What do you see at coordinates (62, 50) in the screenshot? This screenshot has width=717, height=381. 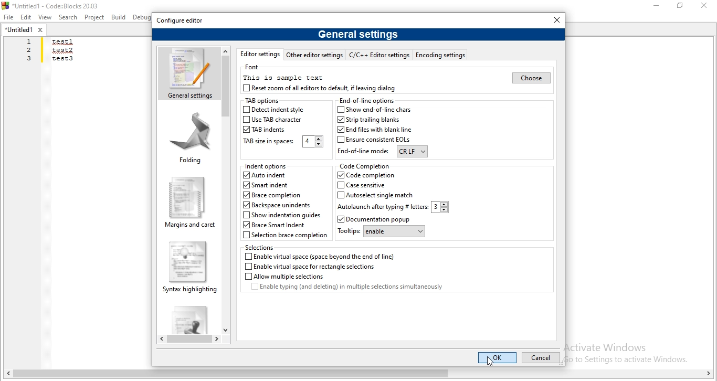 I see `test2` at bounding box center [62, 50].